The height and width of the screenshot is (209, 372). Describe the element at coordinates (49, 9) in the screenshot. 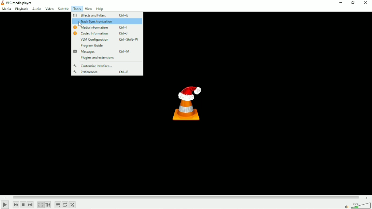

I see `Video` at that location.